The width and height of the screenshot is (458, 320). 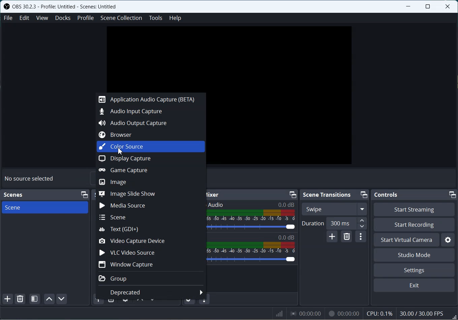 I want to click on Signals, so click(x=277, y=313).